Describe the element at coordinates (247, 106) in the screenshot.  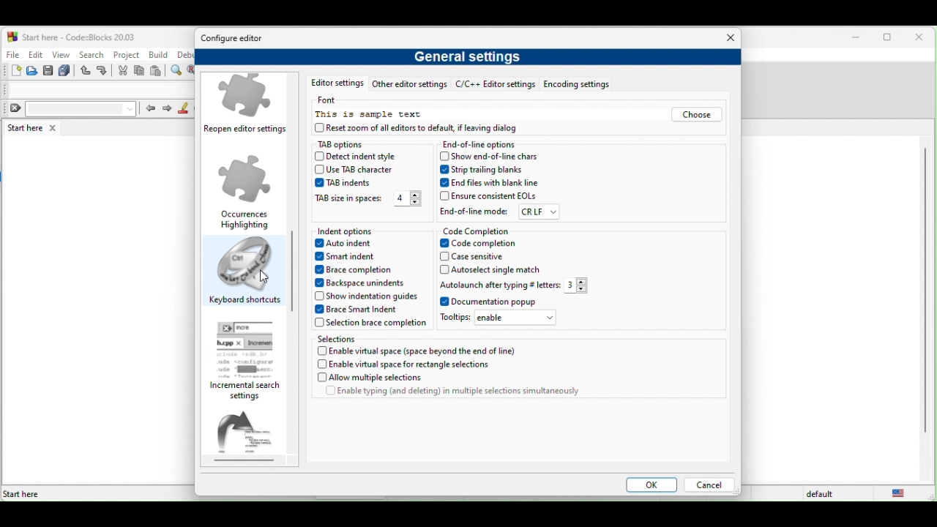
I see `reopen editor settings` at that location.